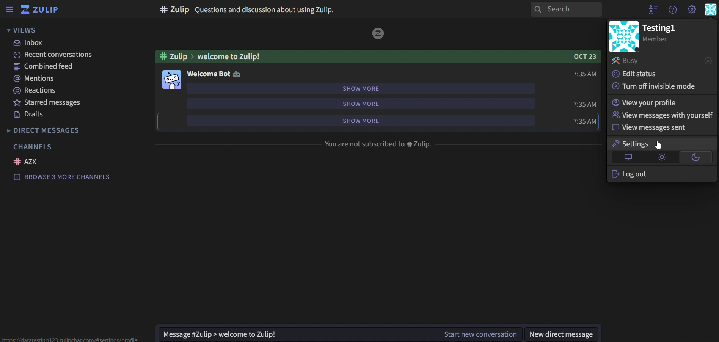  What do you see at coordinates (652, 10) in the screenshot?
I see `show user list` at bounding box center [652, 10].